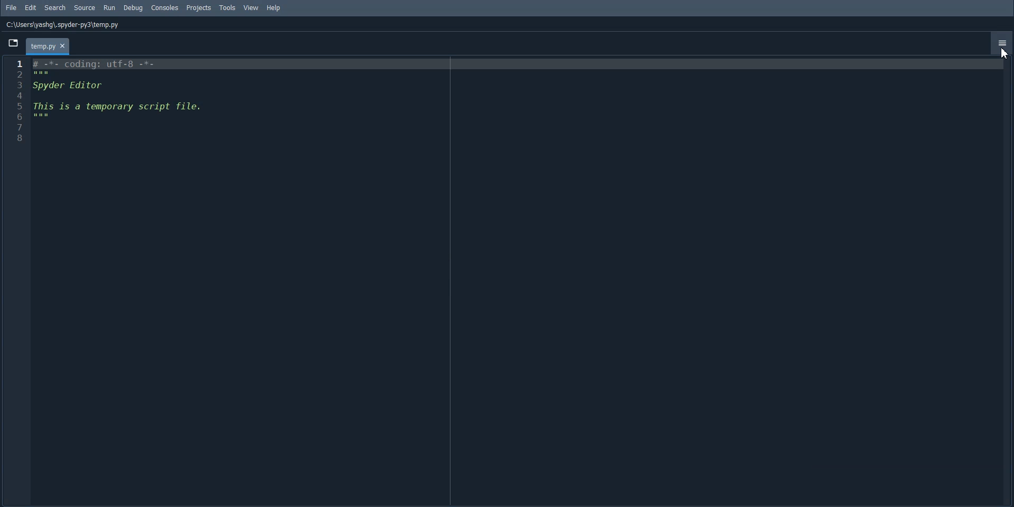  I want to click on Option, so click(1002, 43).